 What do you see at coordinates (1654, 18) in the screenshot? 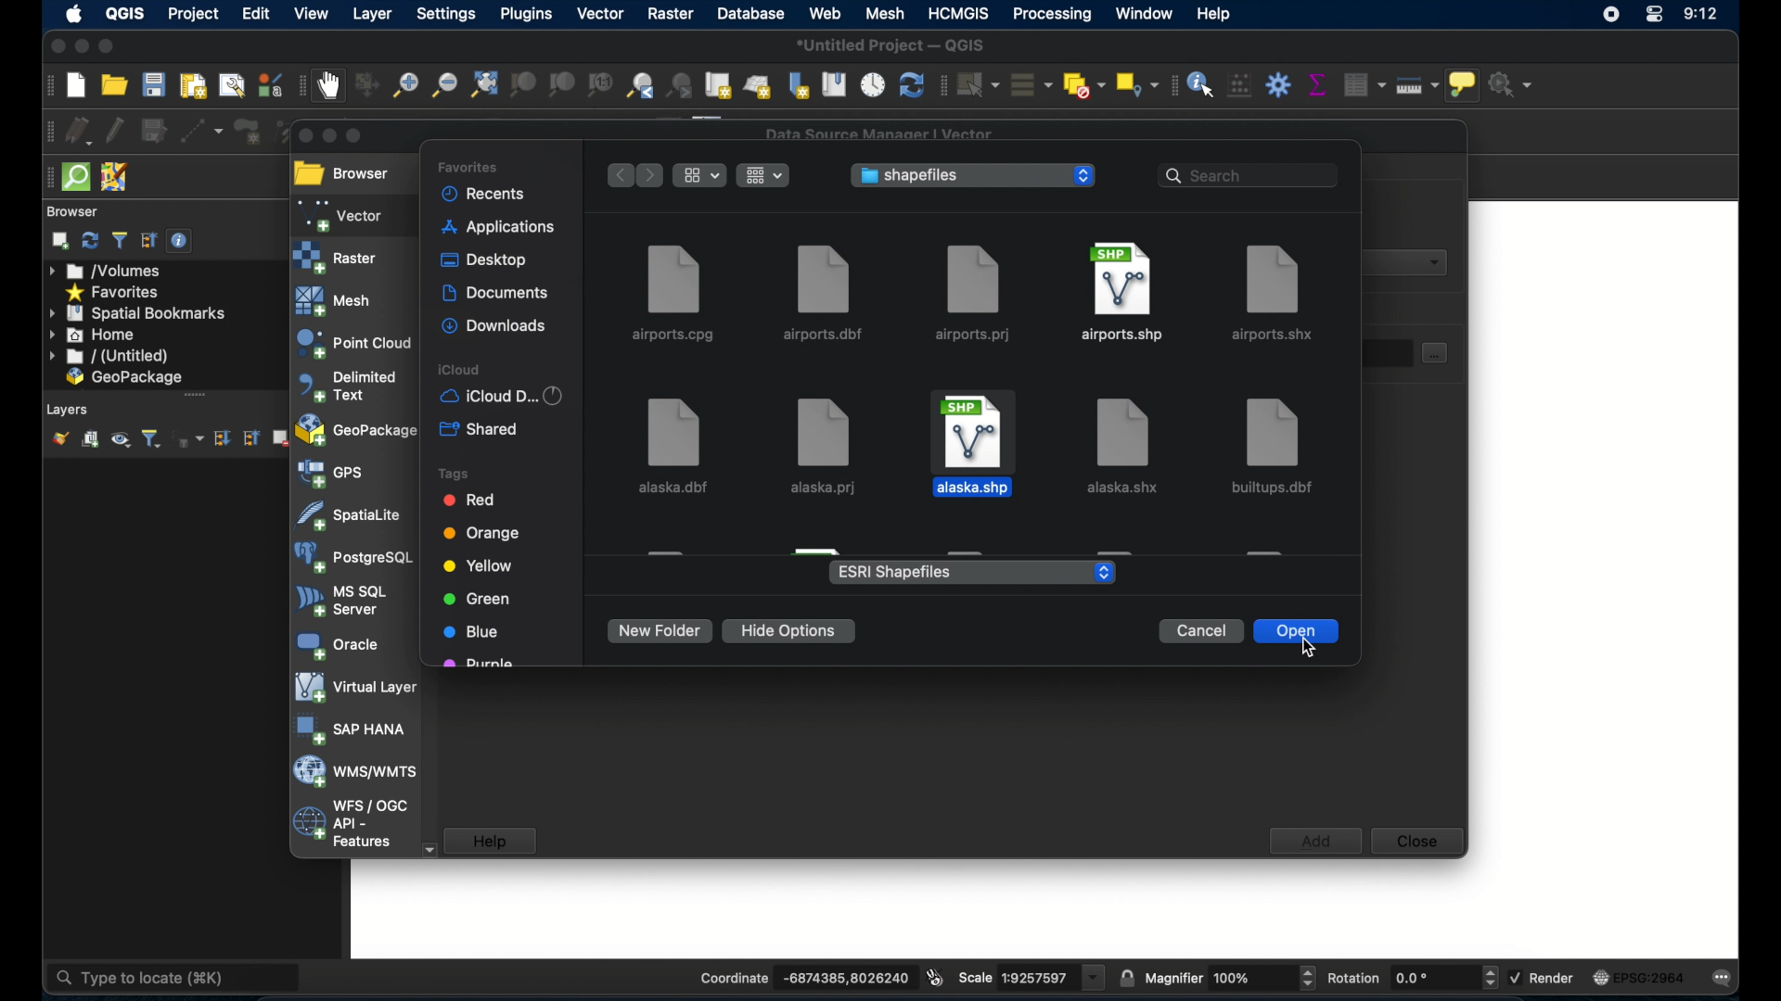
I see `control center` at bounding box center [1654, 18].